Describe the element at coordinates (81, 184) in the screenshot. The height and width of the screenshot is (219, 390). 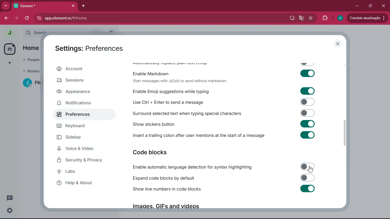
I see `help` at that location.